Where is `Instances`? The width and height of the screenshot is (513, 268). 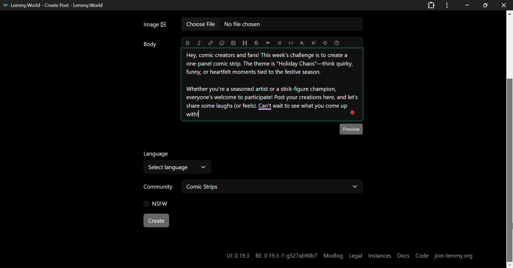
Instances is located at coordinates (380, 255).